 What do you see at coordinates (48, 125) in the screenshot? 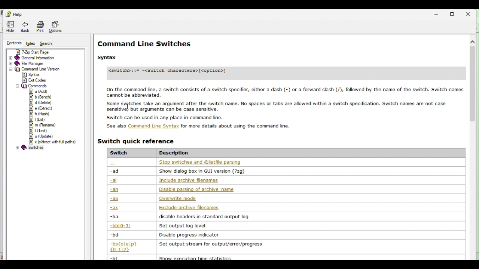
I see `m` at bounding box center [48, 125].